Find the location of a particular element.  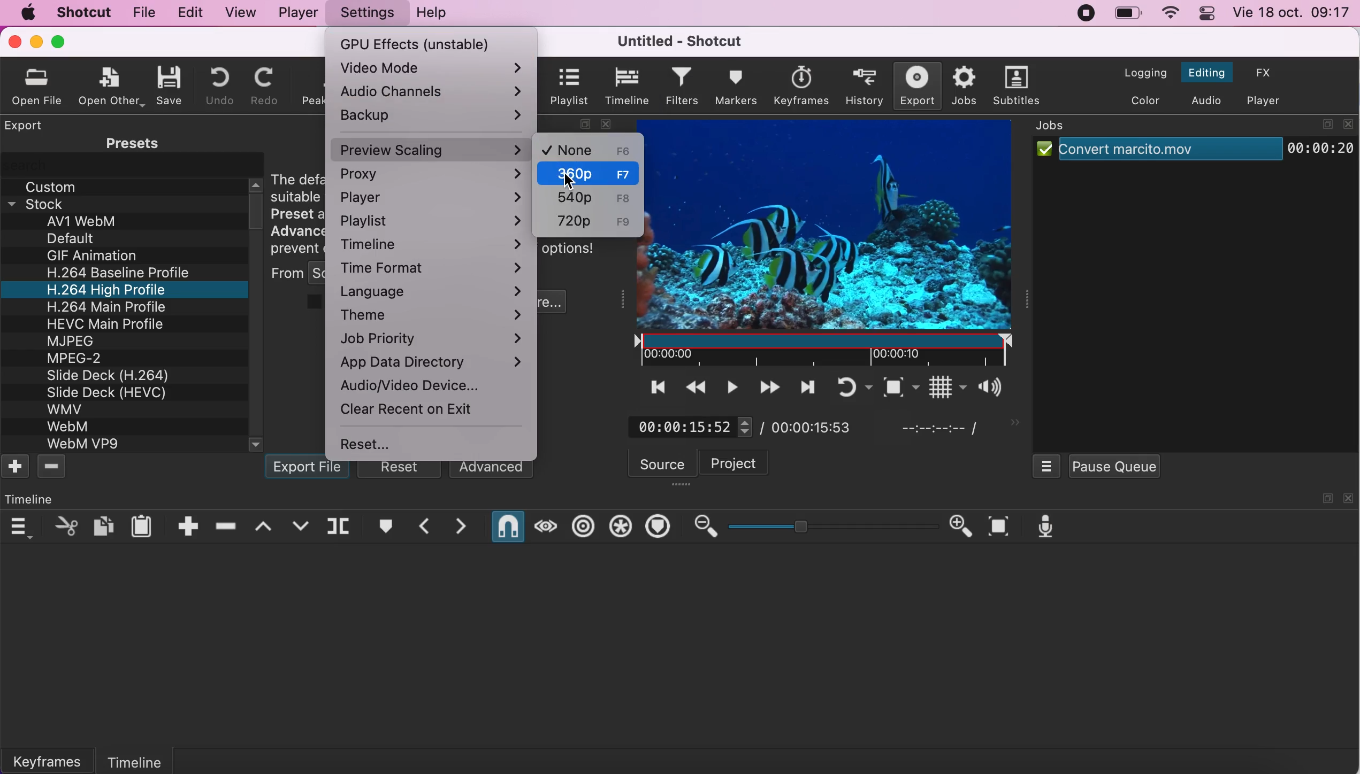

MPEG-2 is located at coordinates (81, 359).